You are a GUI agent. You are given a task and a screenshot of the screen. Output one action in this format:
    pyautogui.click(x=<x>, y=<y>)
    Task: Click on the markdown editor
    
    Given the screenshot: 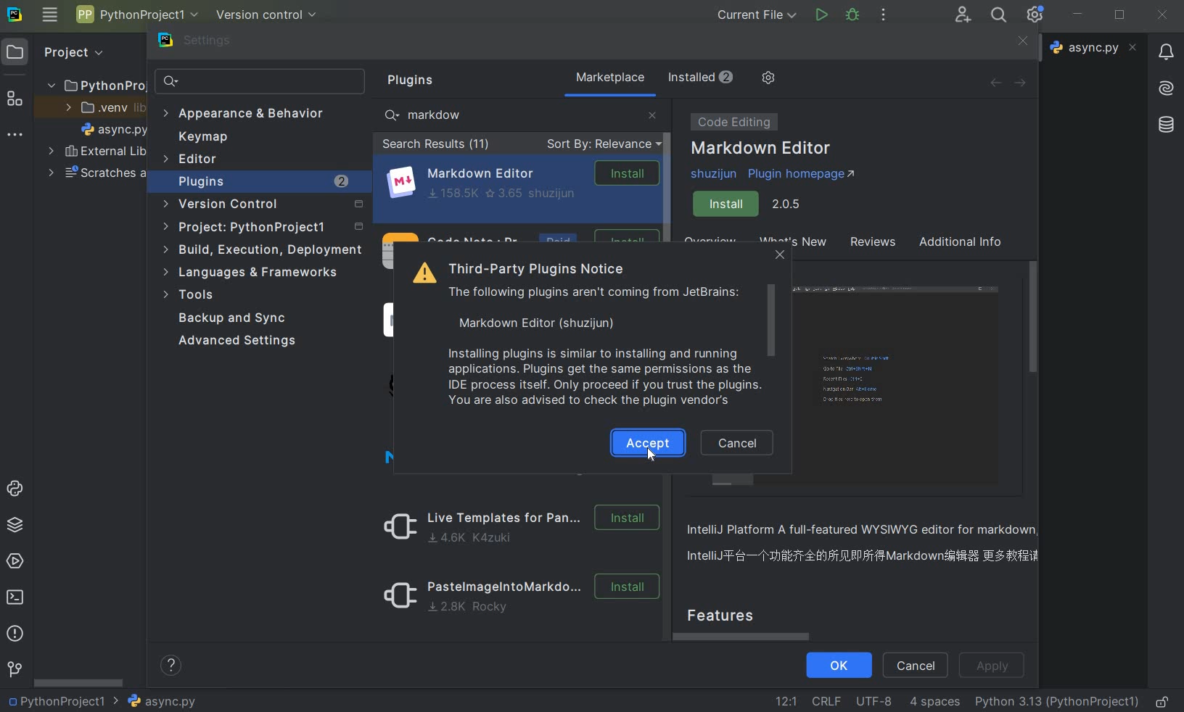 What is the action you would take?
    pyautogui.click(x=522, y=182)
    